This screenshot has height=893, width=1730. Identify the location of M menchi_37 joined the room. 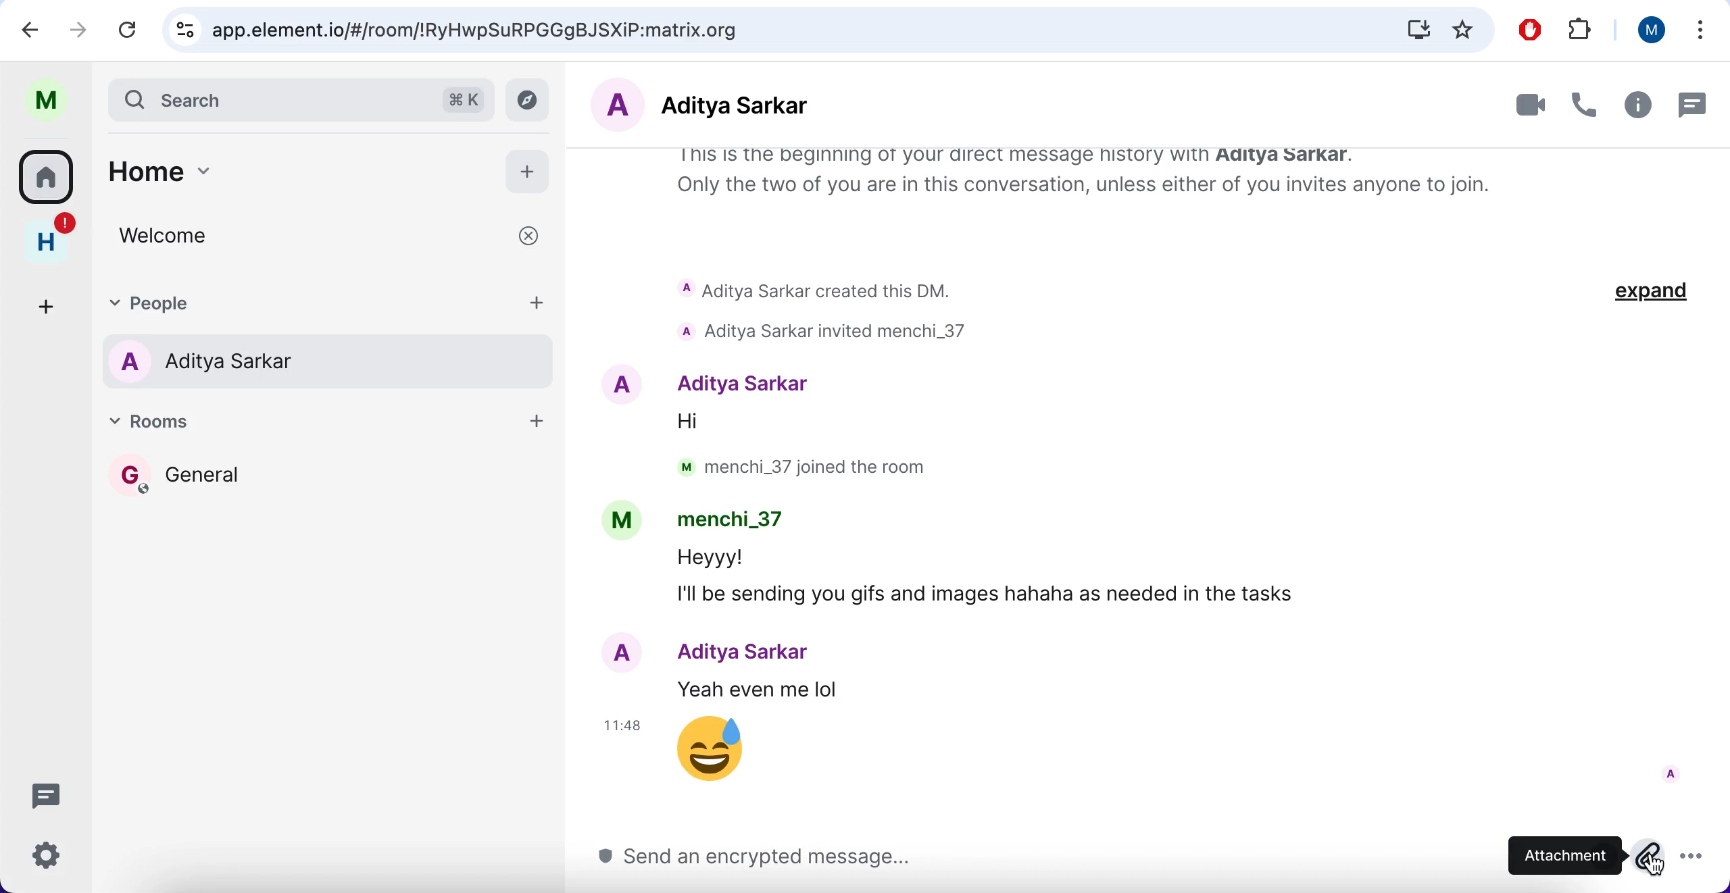
(797, 465).